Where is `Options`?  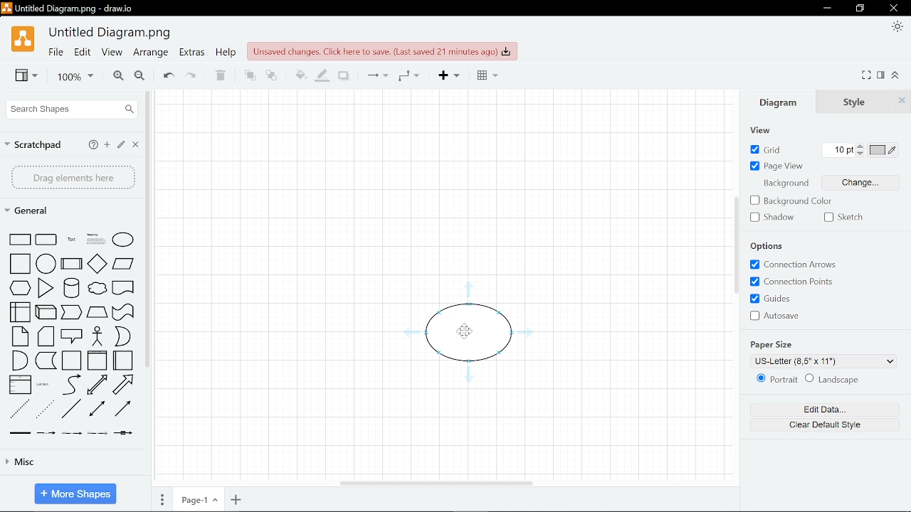 Options is located at coordinates (773, 246).